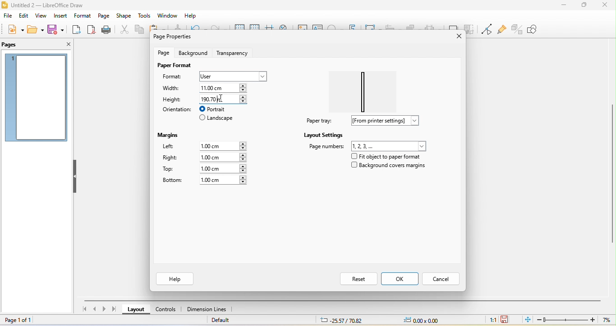  What do you see at coordinates (358, 278) in the screenshot?
I see `reset` at bounding box center [358, 278].